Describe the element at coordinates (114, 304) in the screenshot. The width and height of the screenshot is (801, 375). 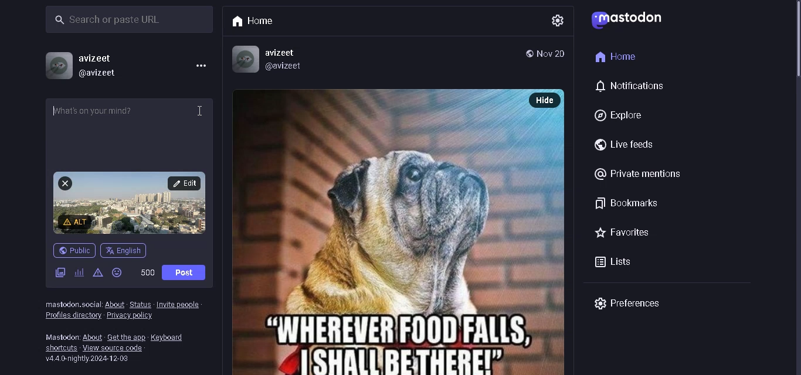
I see `about` at that location.